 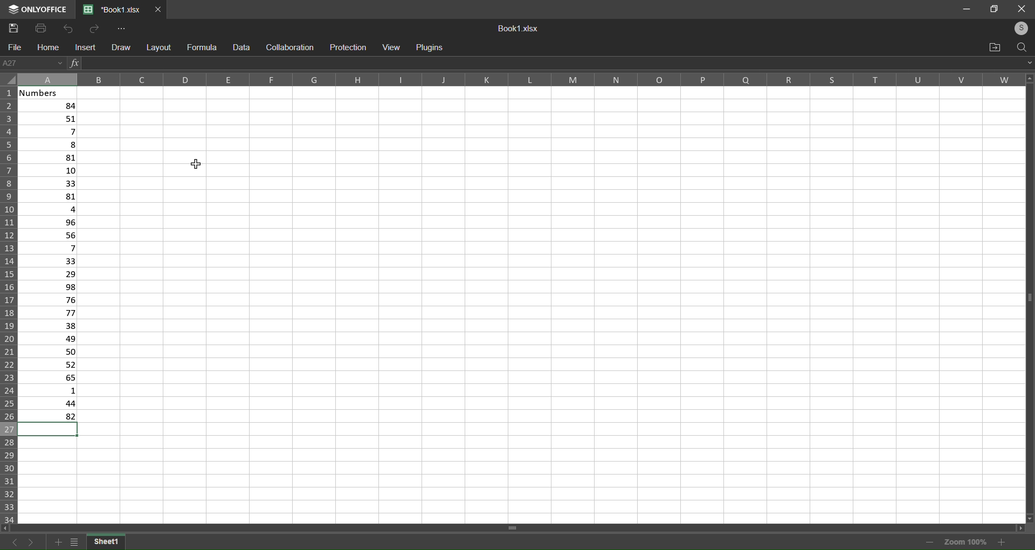 I want to click on expand, so click(x=1027, y=61).